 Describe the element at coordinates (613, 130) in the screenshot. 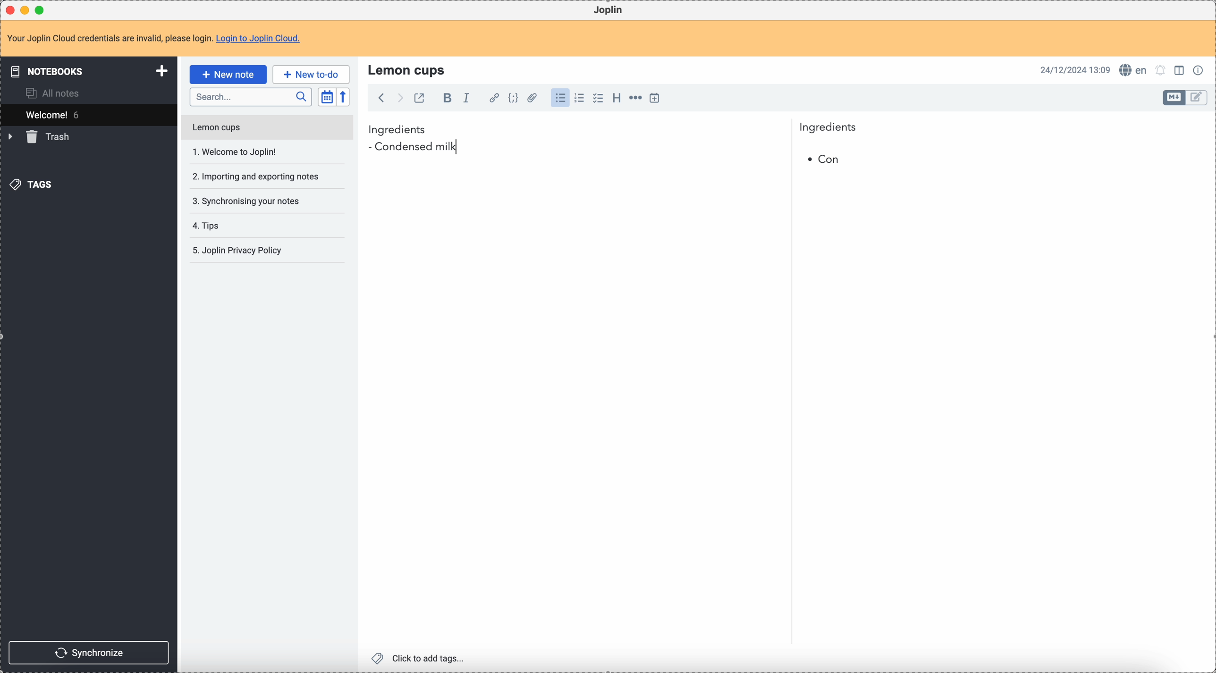

I see `ingredients normal typo` at that location.